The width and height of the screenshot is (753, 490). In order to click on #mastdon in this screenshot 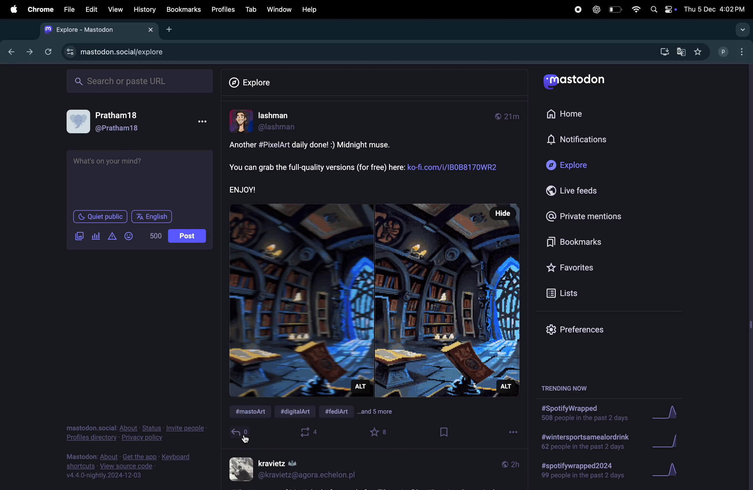, I will do `click(252, 412)`.